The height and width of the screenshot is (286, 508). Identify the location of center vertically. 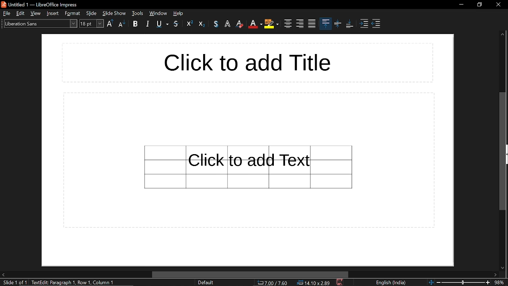
(338, 24).